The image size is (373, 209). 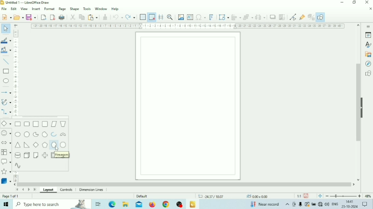 I want to click on Page, so click(x=63, y=9).